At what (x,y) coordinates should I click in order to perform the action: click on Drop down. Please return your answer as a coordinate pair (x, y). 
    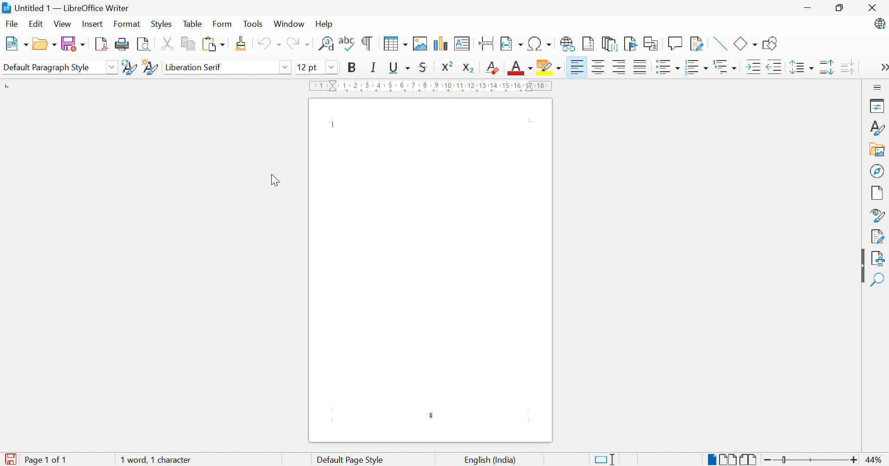
    Looking at the image, I should click on (114, 67).